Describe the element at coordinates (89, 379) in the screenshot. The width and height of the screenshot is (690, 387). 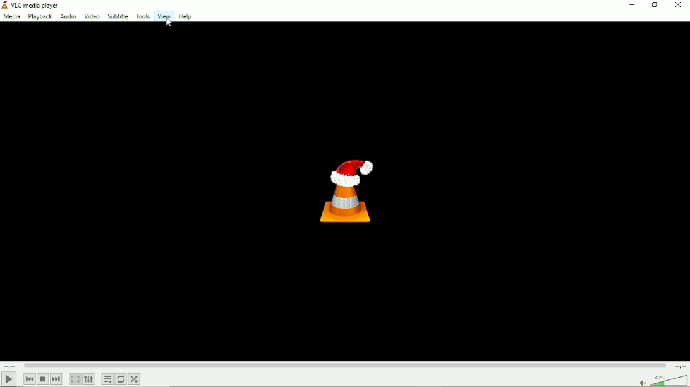
I see `show extended settings` at that location.